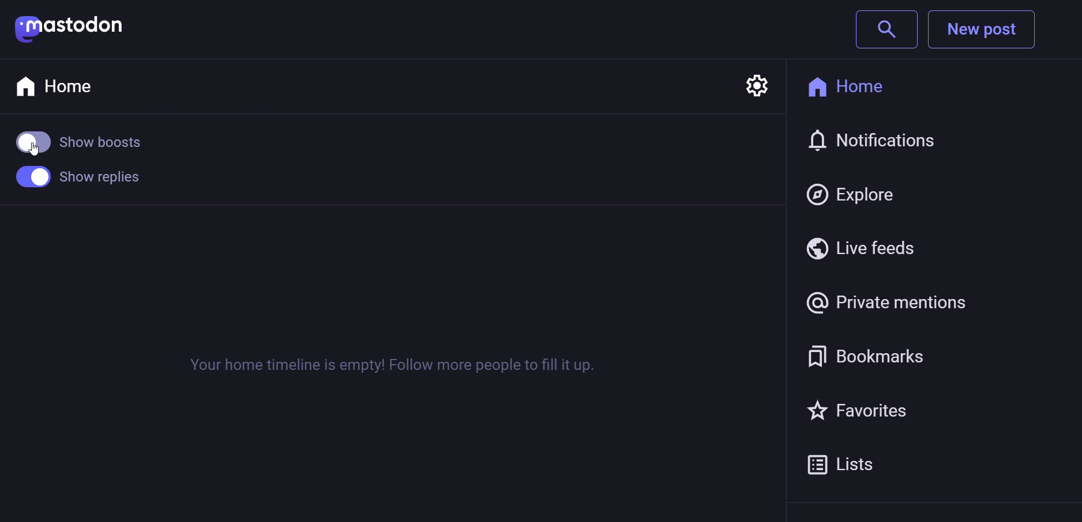 The width and height of the screenshot is (1082, 522). Describe the element at coordinates (870, 354) in the screenshot. I see `bookmark` at that location.